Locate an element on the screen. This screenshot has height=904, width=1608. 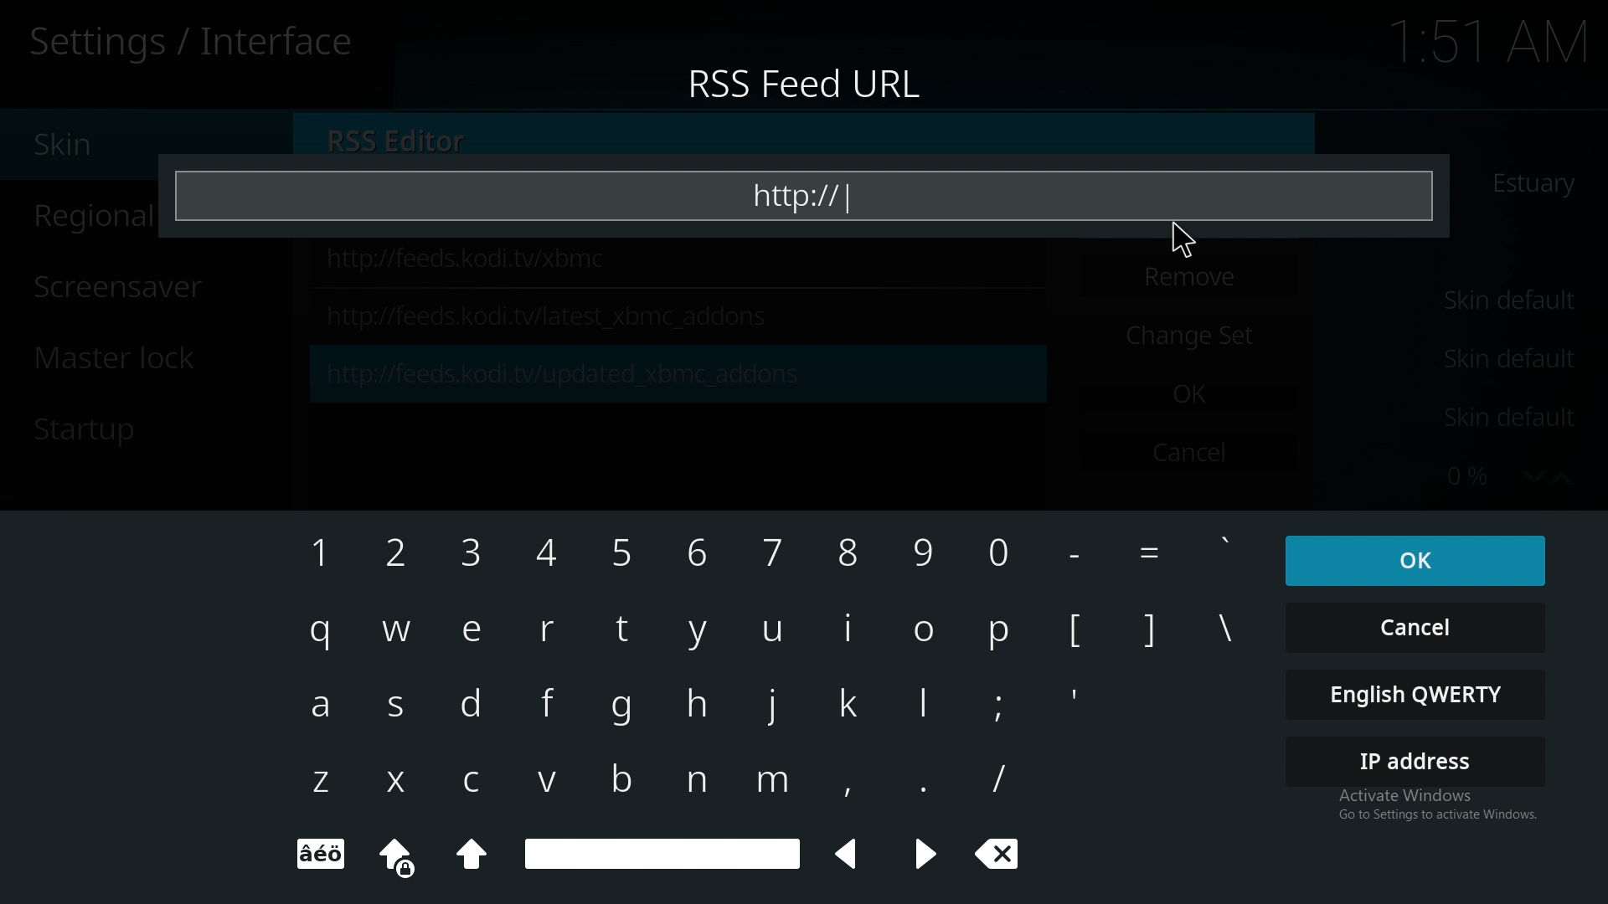
keyboard Input is located at coordinates (1224, 544).